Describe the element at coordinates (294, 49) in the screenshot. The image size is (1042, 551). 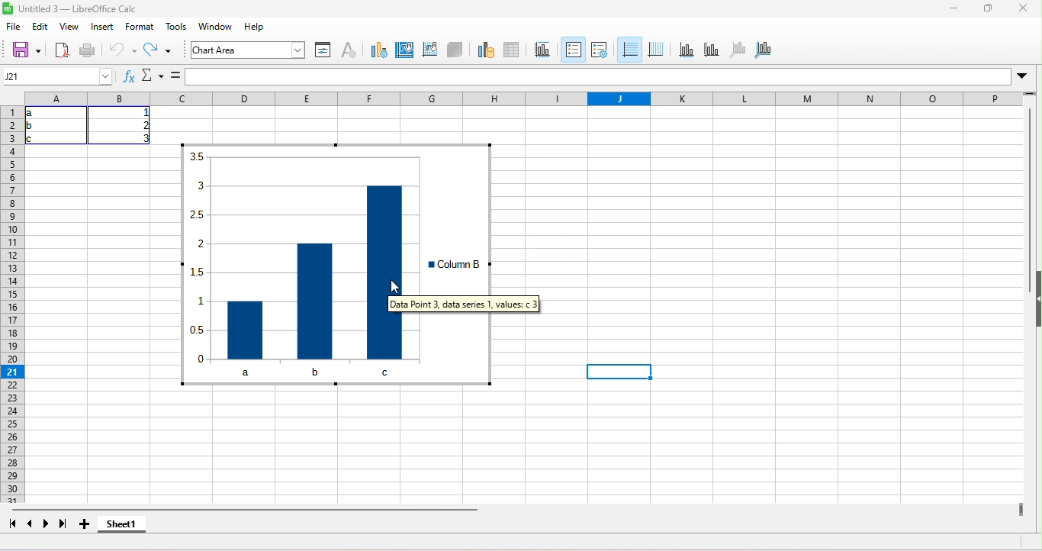
I see `select chart element` at that location.